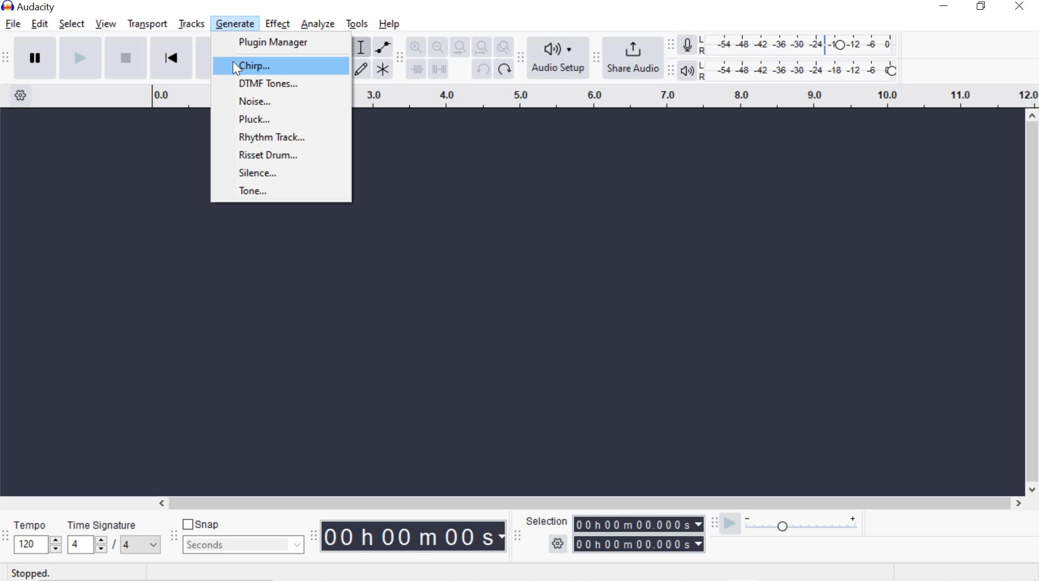 This screenshot has height=581, width=1039. I want to click on view, so click(106, 24).